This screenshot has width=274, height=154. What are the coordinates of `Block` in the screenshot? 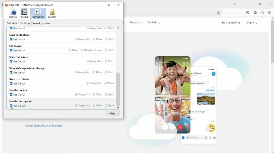 It's located at (109, 106).